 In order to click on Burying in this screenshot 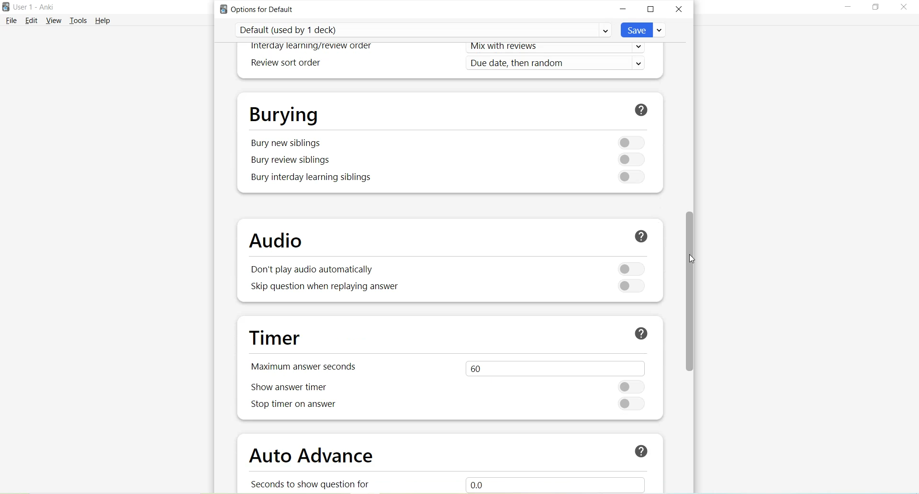, I will do `click(284, 113)`.